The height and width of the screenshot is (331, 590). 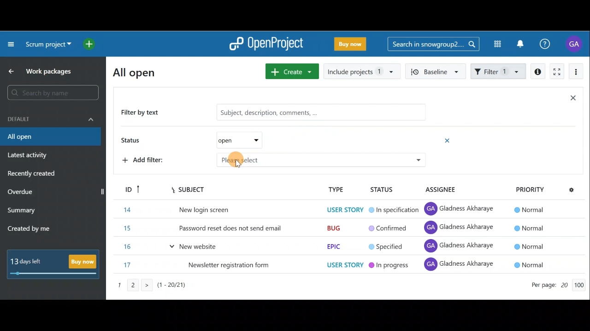 What do you see at coordinates (335, 246) in the screenshot?
I see `Item 8` at bounding box center [335, 246].